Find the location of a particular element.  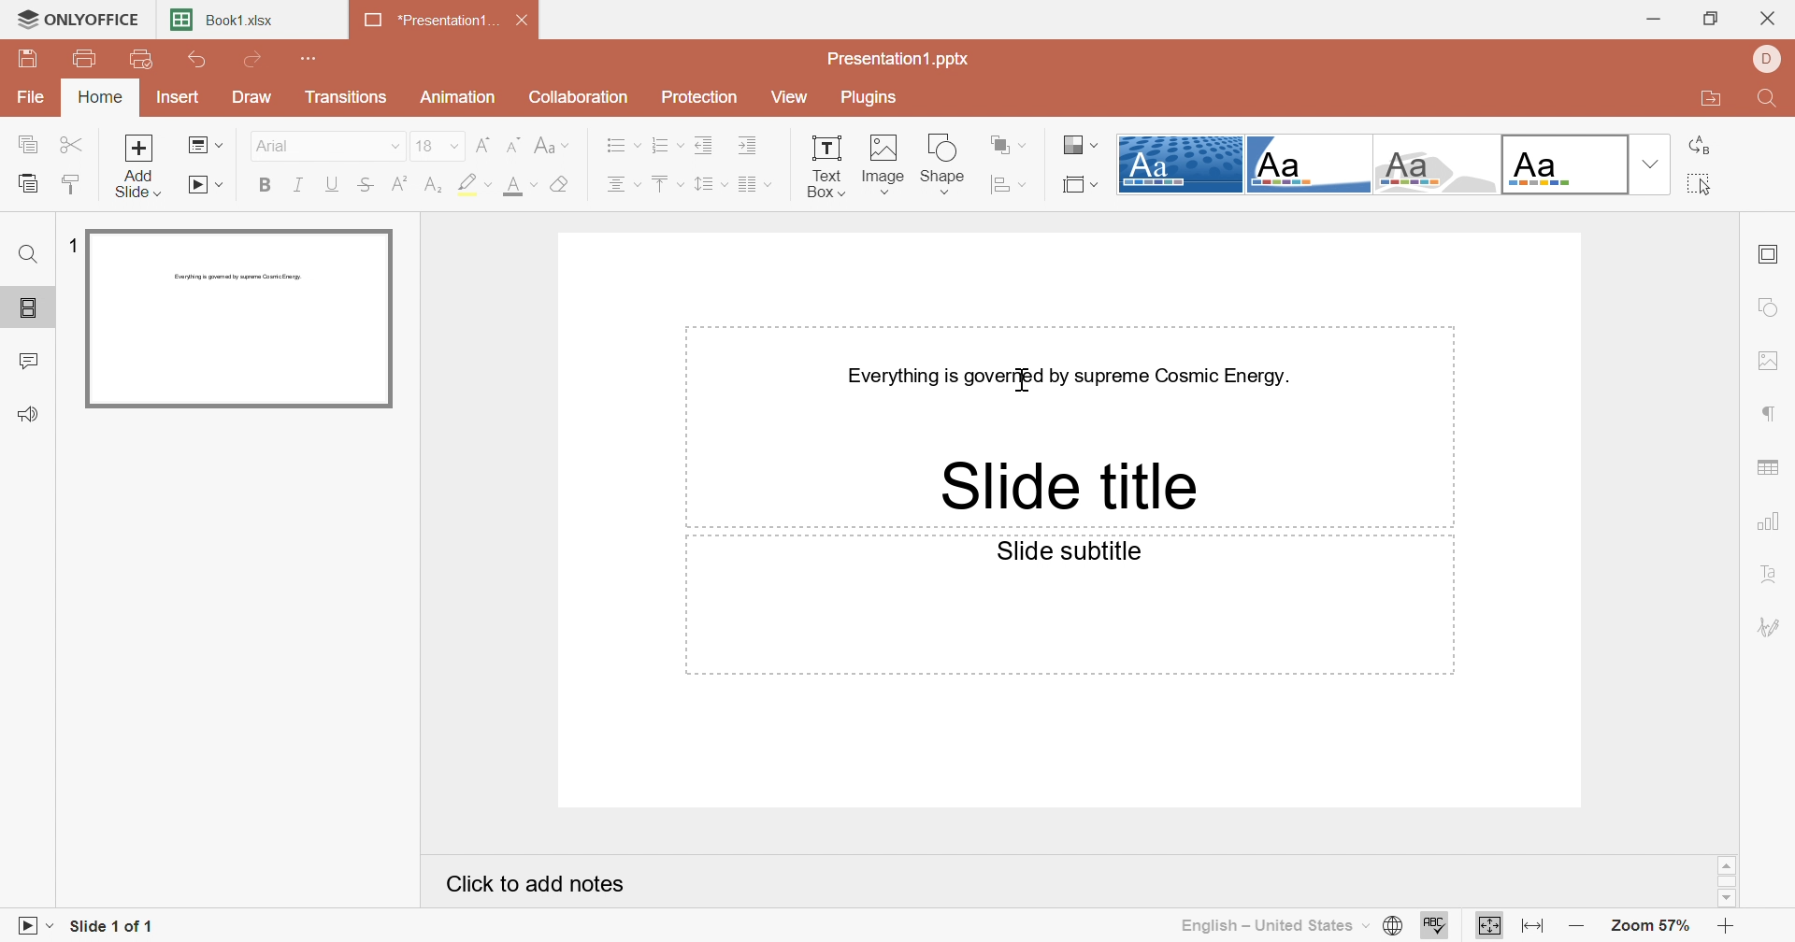

Add slide is located at coordinates (137, 164).